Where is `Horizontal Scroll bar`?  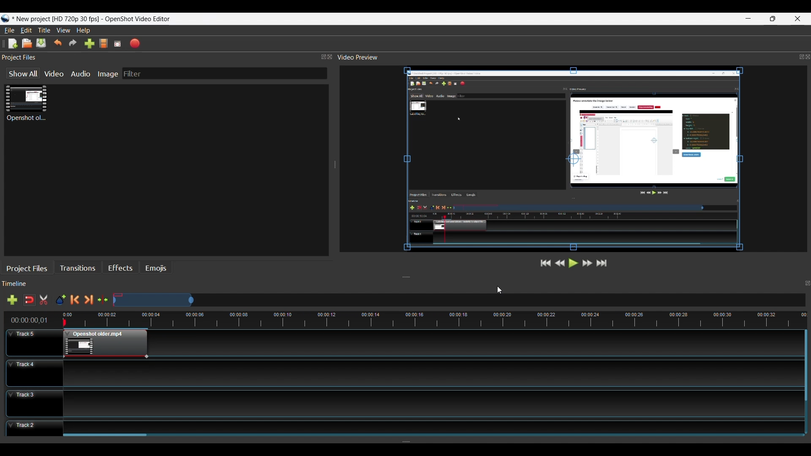 Horizontal Scroll bar is located at coordinates (107, 437).